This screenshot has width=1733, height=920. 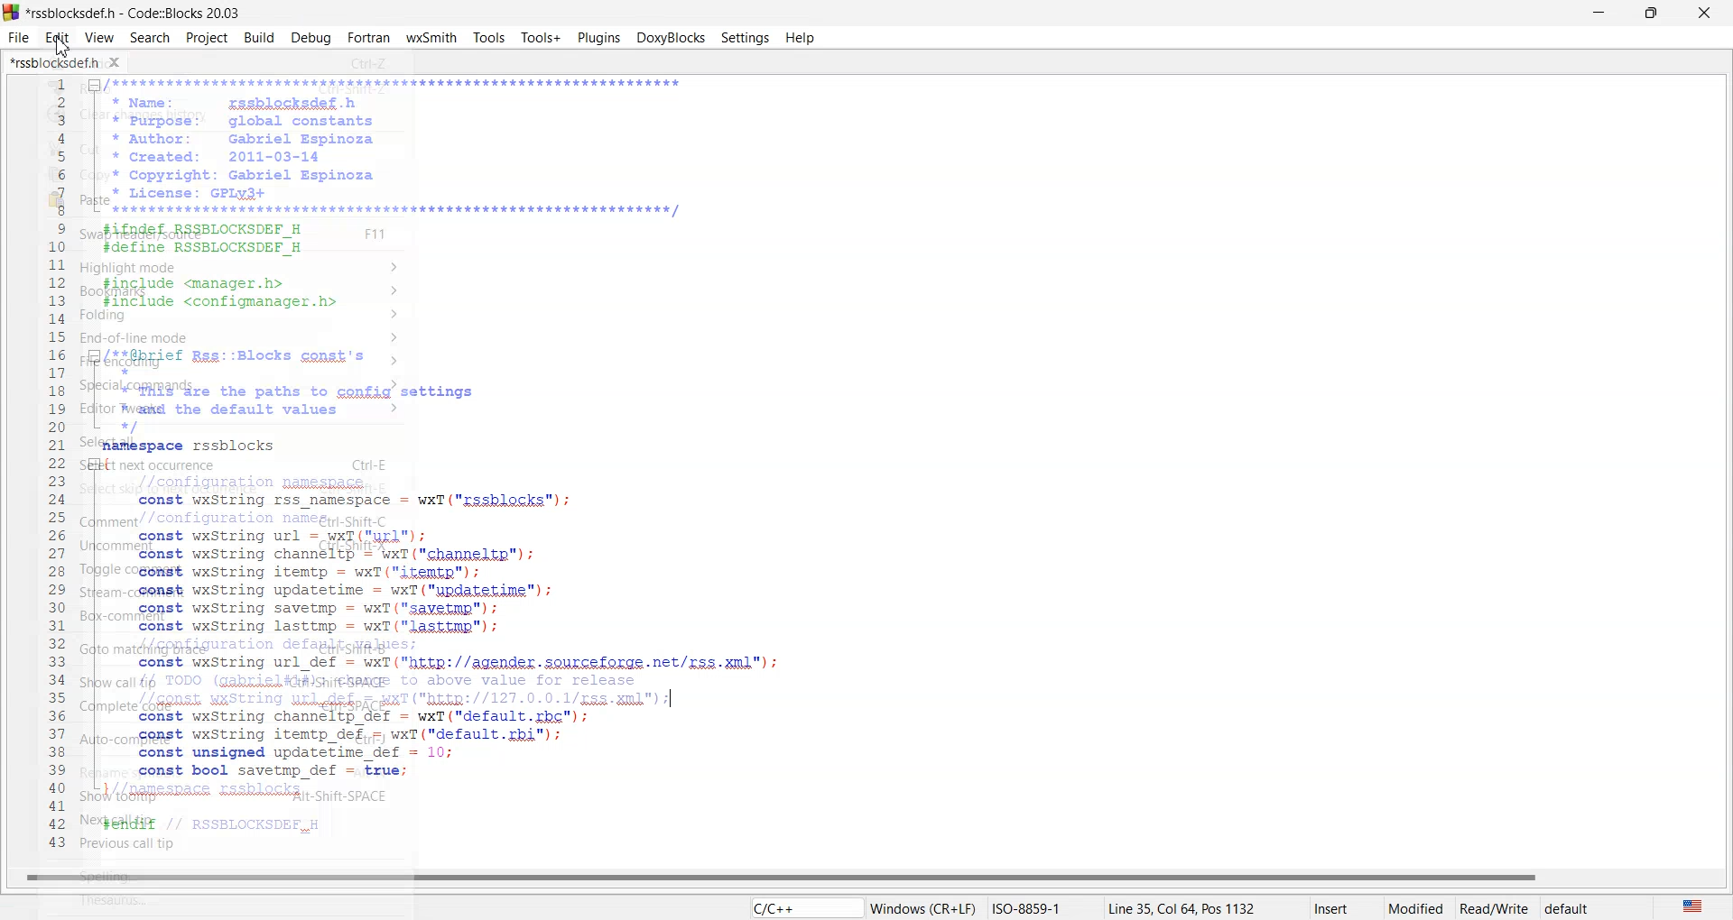 What do you see at coordinates (1653, 13) in the screenshot?
I see `Maximize` at bounding box center [1653, 13].